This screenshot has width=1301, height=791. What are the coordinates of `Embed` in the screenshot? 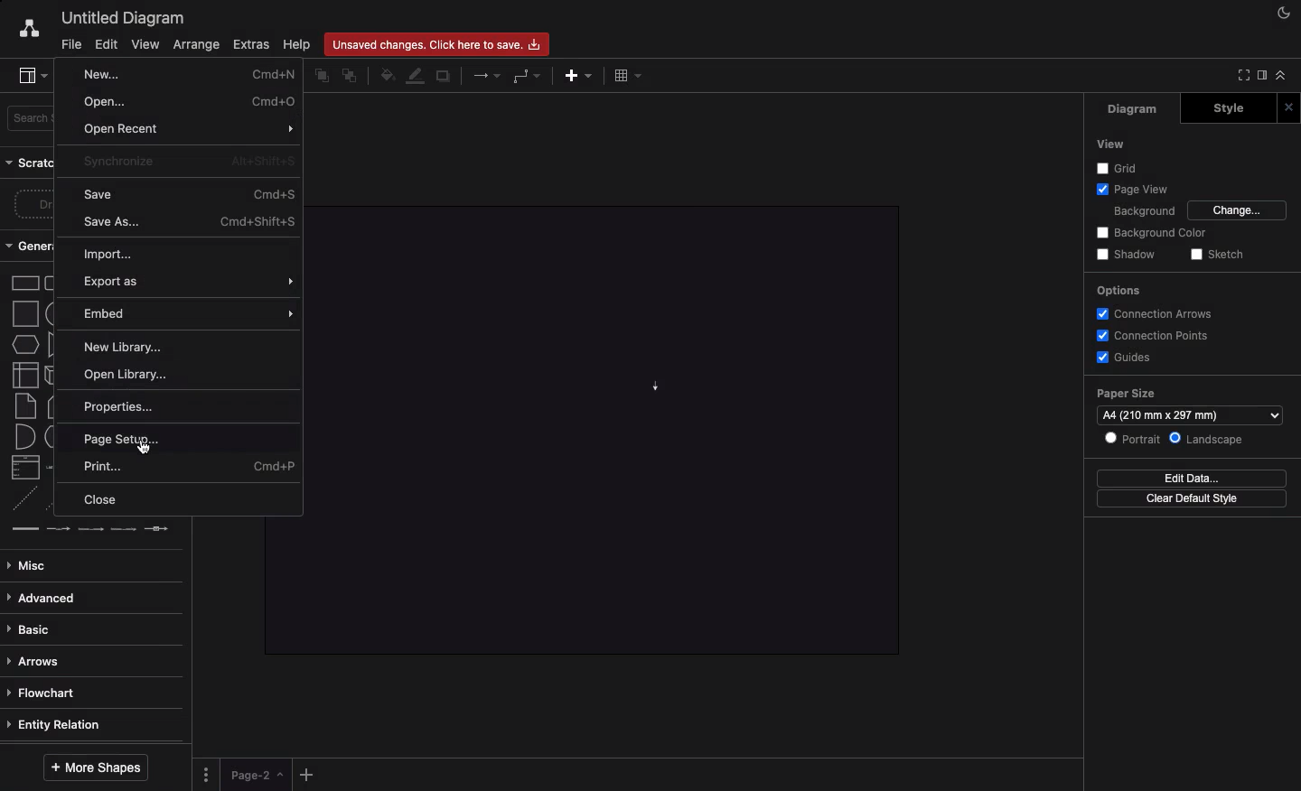 It's located at (191, 314).